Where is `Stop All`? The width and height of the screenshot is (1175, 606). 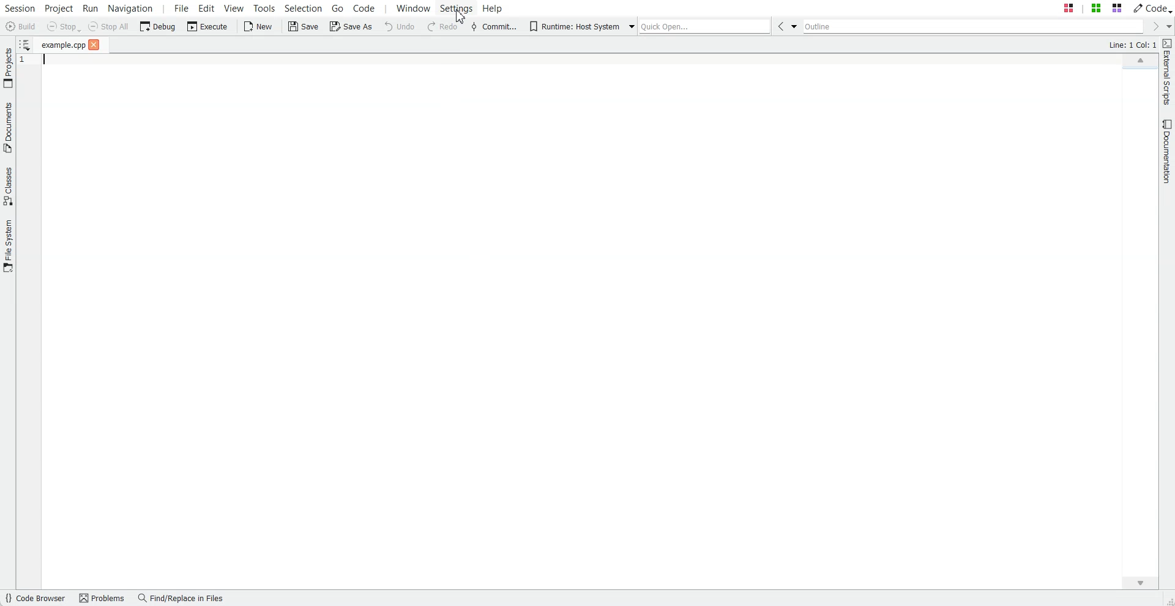 Stop All is located at coordinates (109, 26).